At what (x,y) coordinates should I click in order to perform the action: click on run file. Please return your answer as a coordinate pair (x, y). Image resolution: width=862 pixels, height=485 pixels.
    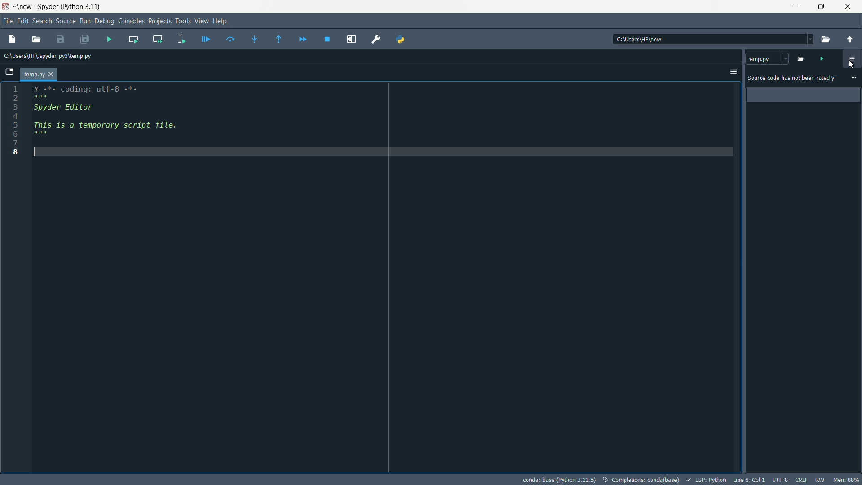
    Looking at the image, I should click on (824, 59).